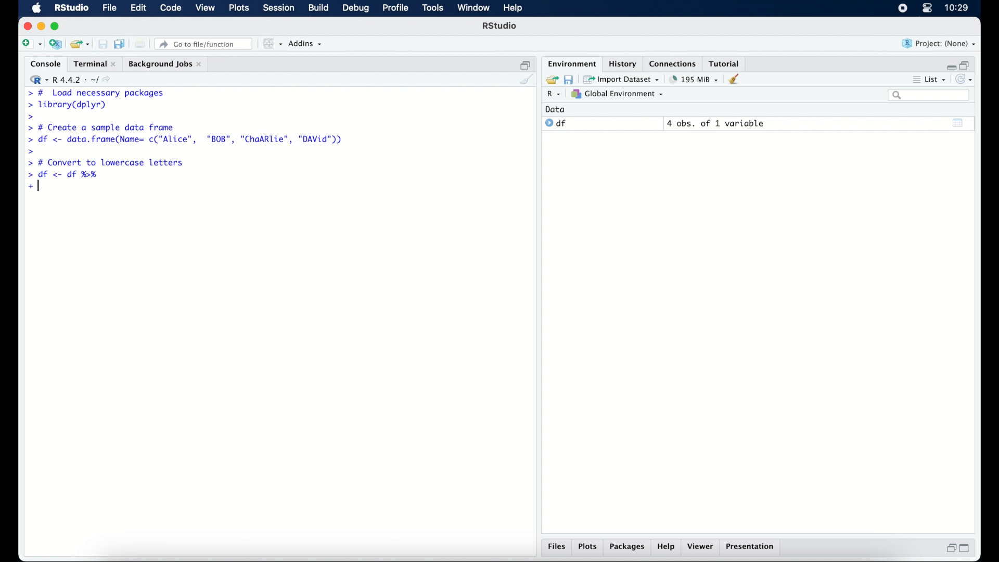 The width and height of the screenshot is (999, 562). Describe the element at coordinates (552, 95) in the screenshot. I see `R` at that location.